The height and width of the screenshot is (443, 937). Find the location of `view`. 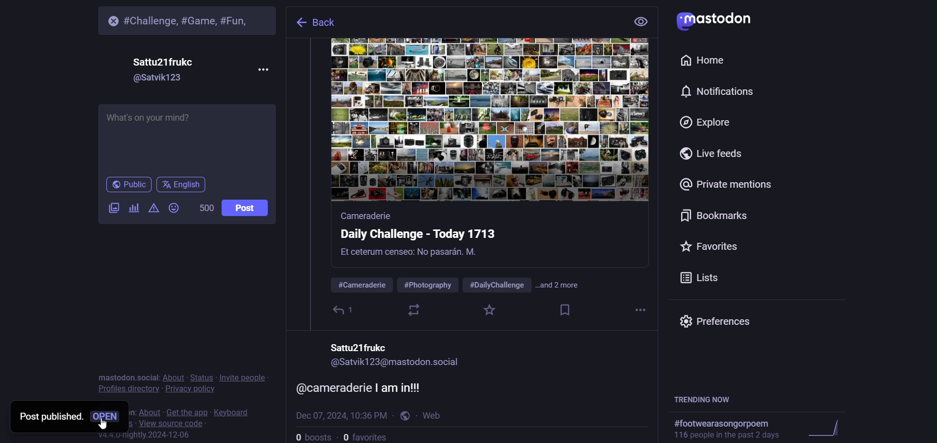

view is located at coordinates (639, 23).